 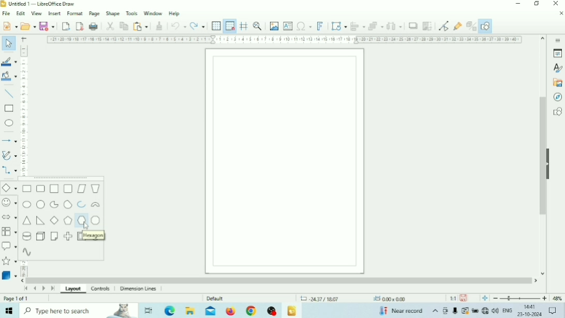 What do you see at coordinates (35, 288) in the screenshot?
I see `Scroll to previous page` at bounding box center [35, 288].